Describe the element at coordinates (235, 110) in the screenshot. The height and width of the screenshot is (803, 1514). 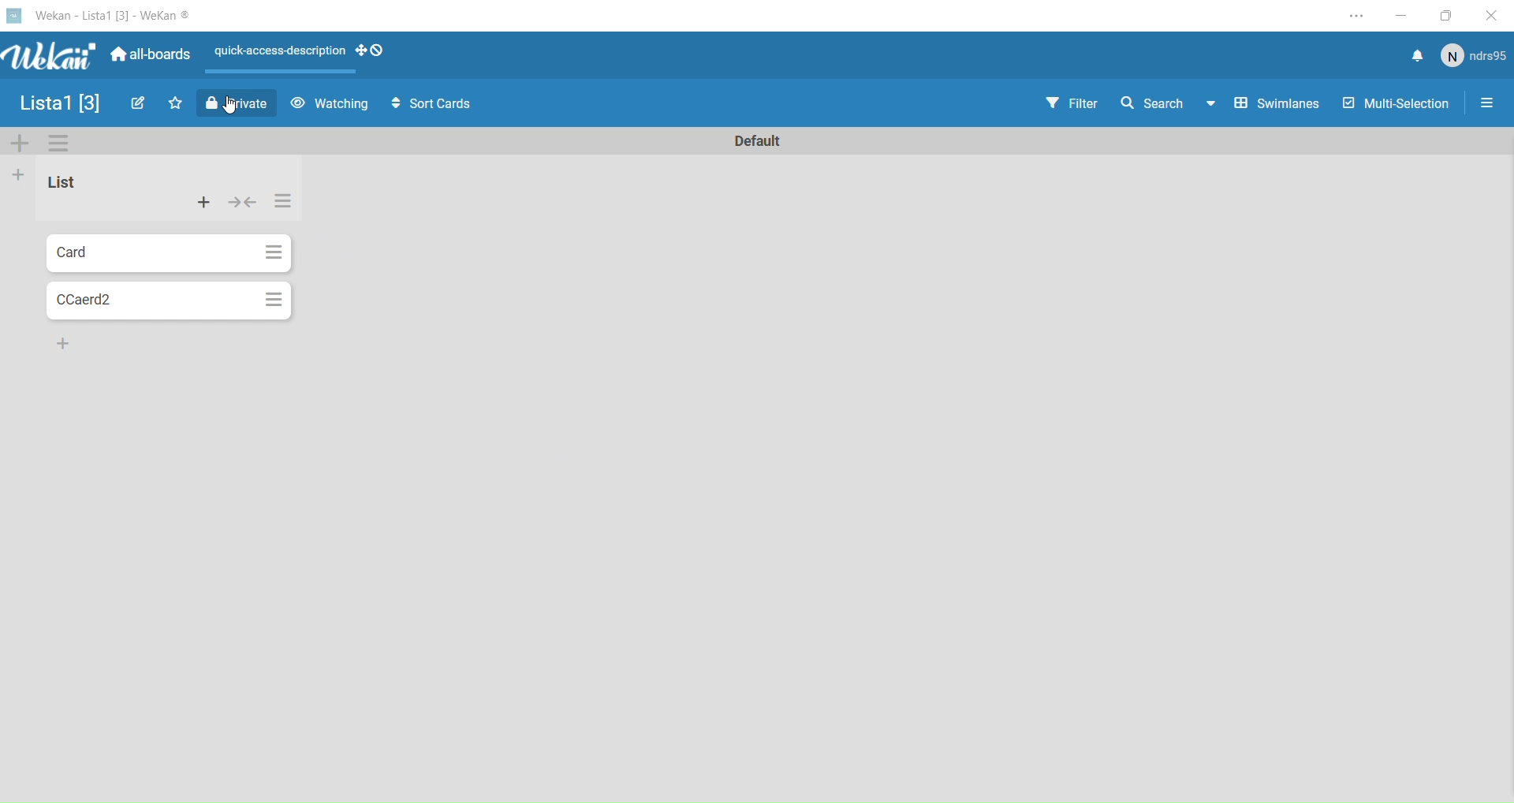
I see `cursor` at that location.